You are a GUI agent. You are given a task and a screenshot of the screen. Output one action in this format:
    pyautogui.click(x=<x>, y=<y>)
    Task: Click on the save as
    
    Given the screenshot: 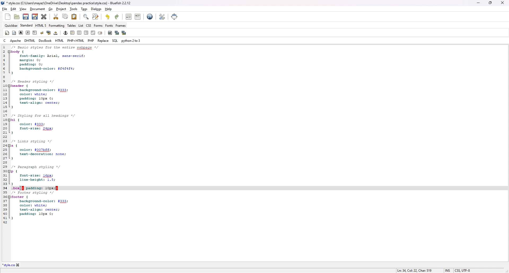 What is the action you would take?
    pyautogui.click(x=36, y=17)
    